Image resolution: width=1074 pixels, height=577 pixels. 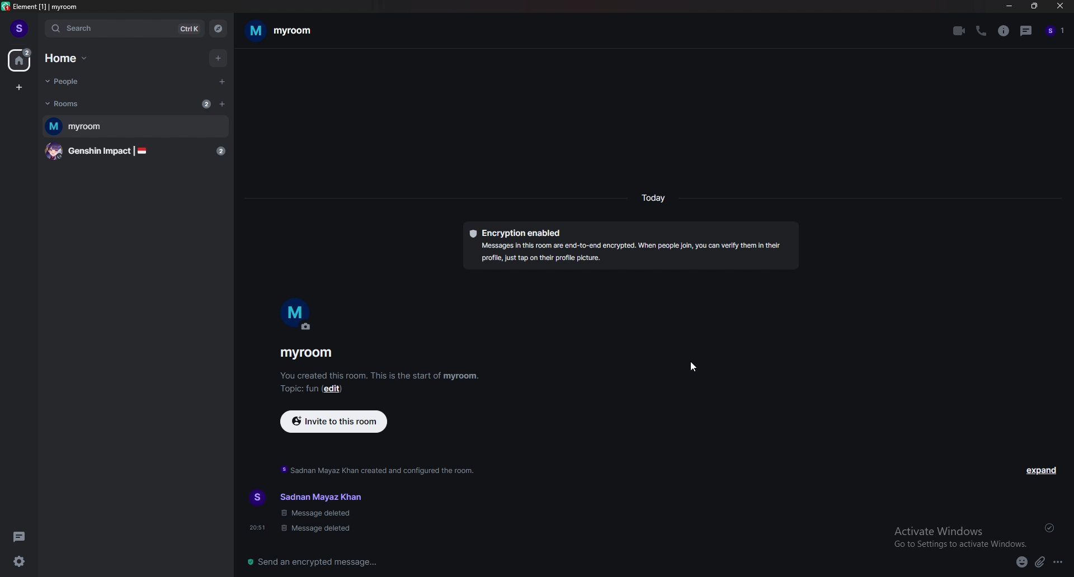 I want to click on attachment, so click(x=1040, y=562).